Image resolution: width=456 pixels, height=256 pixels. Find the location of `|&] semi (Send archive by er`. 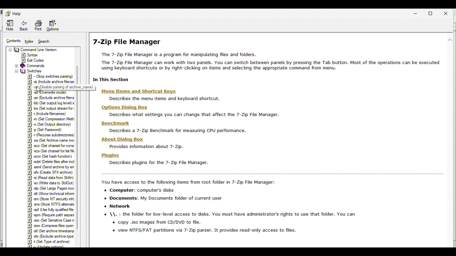

|&] semi (Send archive by er is located at coordinates (49, 167).